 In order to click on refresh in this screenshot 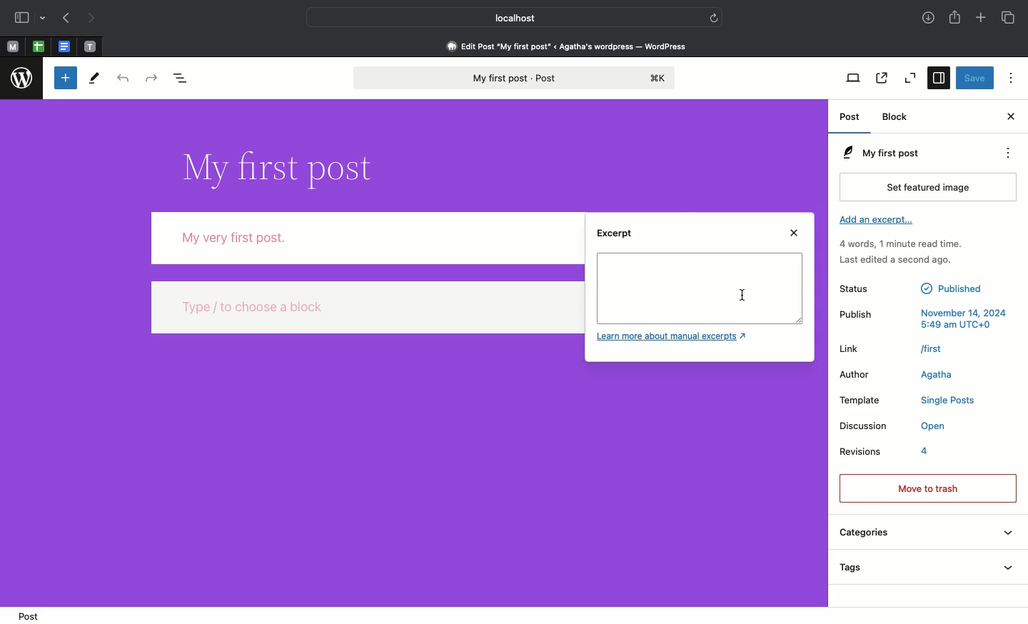, I will do `click(716, 16)`.